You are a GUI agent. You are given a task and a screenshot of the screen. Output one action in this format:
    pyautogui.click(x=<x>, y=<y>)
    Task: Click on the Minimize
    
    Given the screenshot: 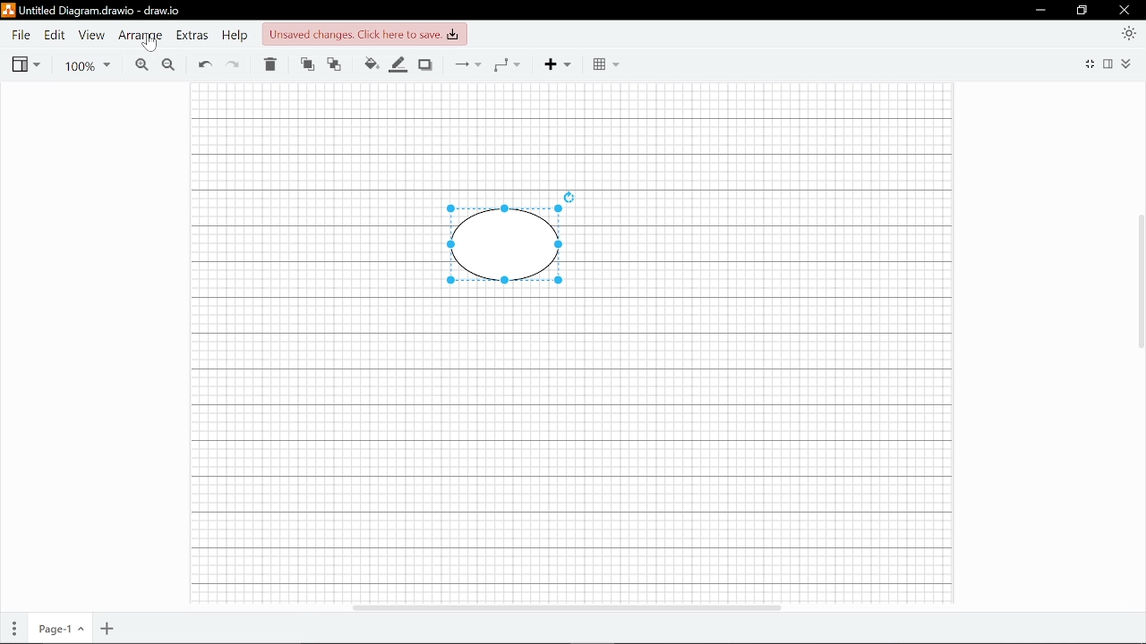 What is the action you would take?
    pyautogui.click(x=1040, y=11)
    